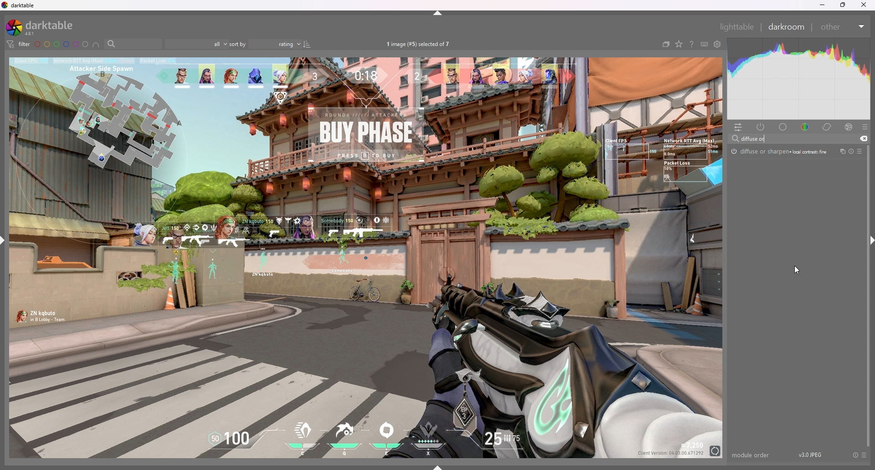 The image size is (875, 470). What do you see at coordinates (828, 127) in the screenshot?
I see `correct` at bounding box center [828, 127].